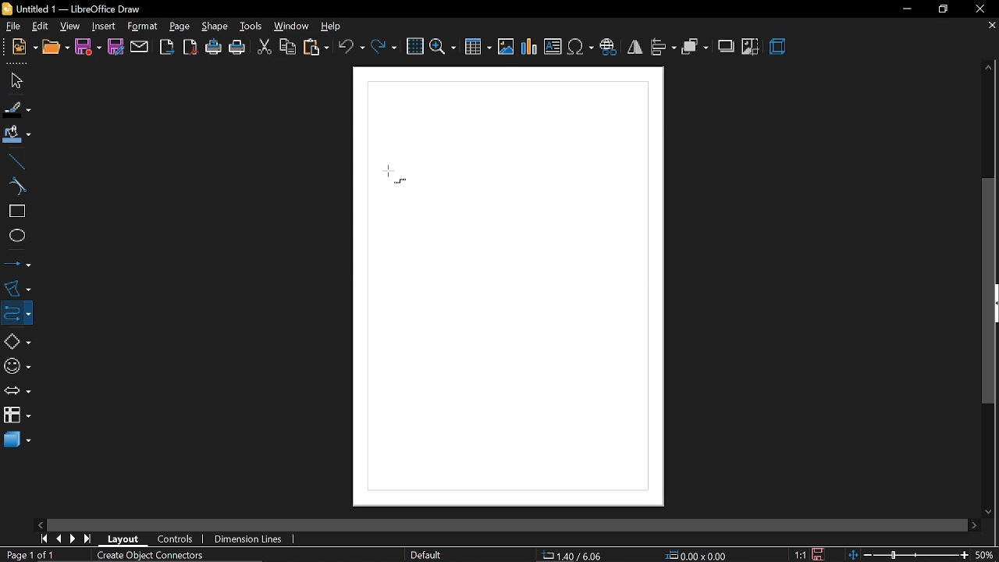 The image size is (999, 562). What do you see at coordinates (18, 108) in the screenshot?
I see `fill line` at bounding box center [18, 108].